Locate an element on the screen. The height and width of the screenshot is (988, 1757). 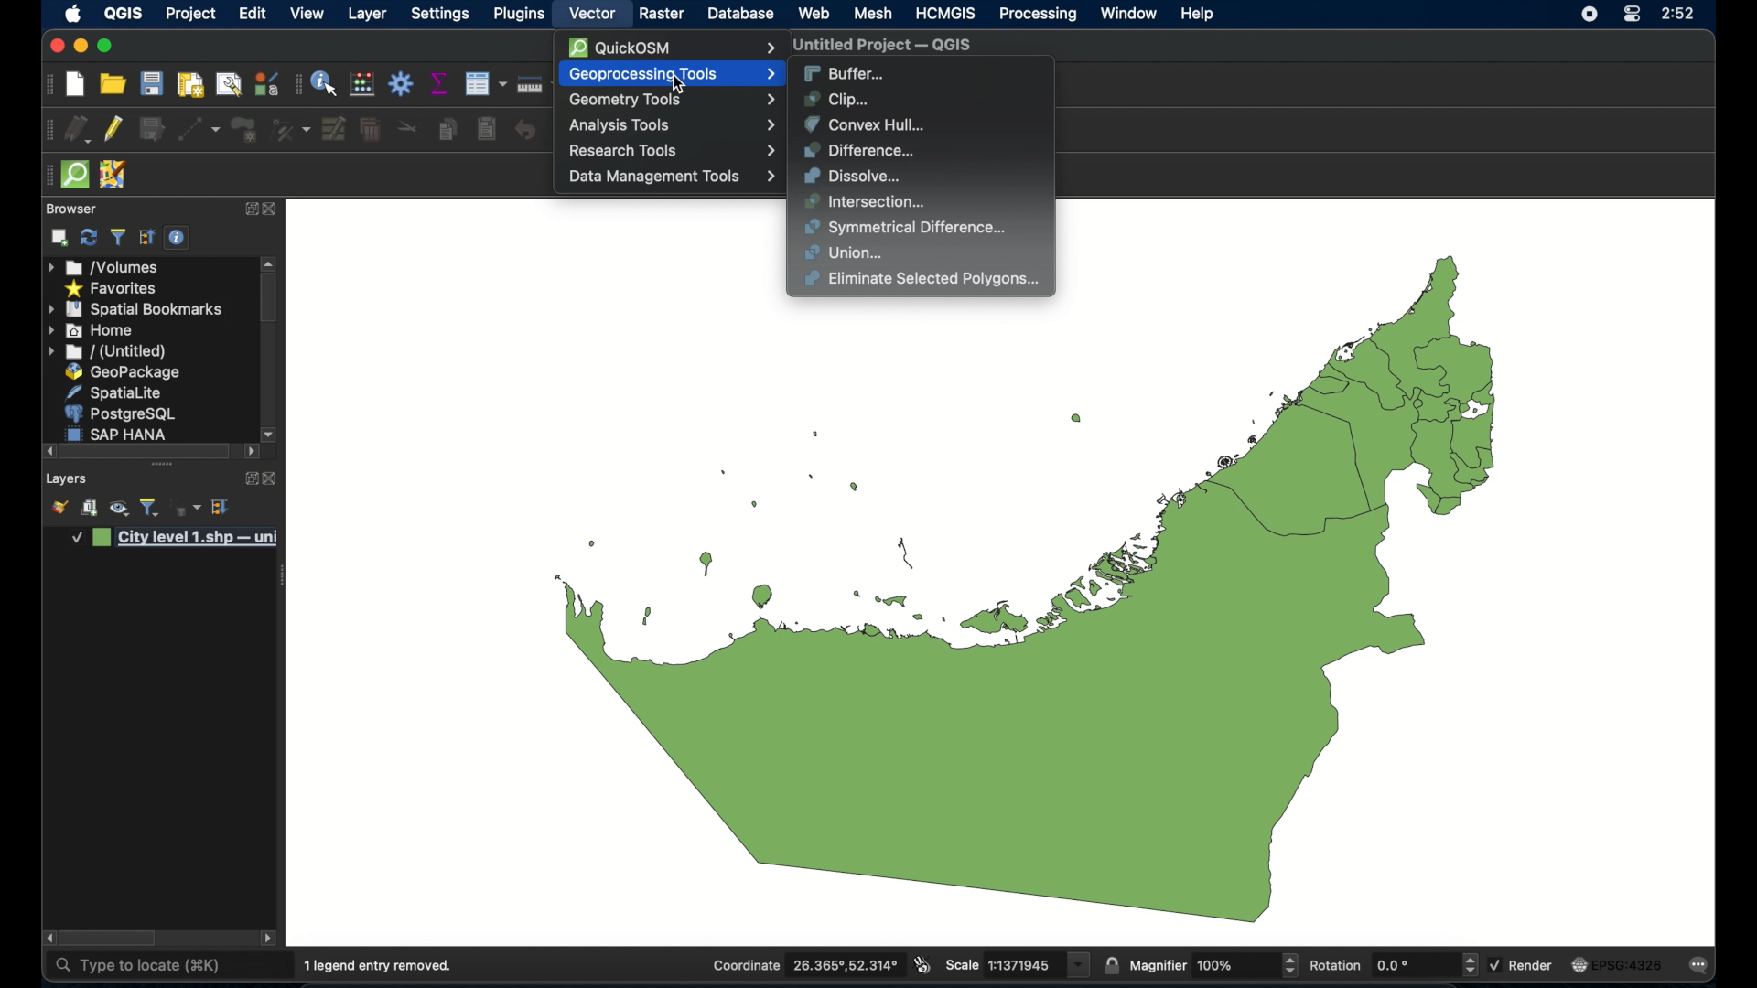
geometry tools menu is located at coordinates (673, 101).